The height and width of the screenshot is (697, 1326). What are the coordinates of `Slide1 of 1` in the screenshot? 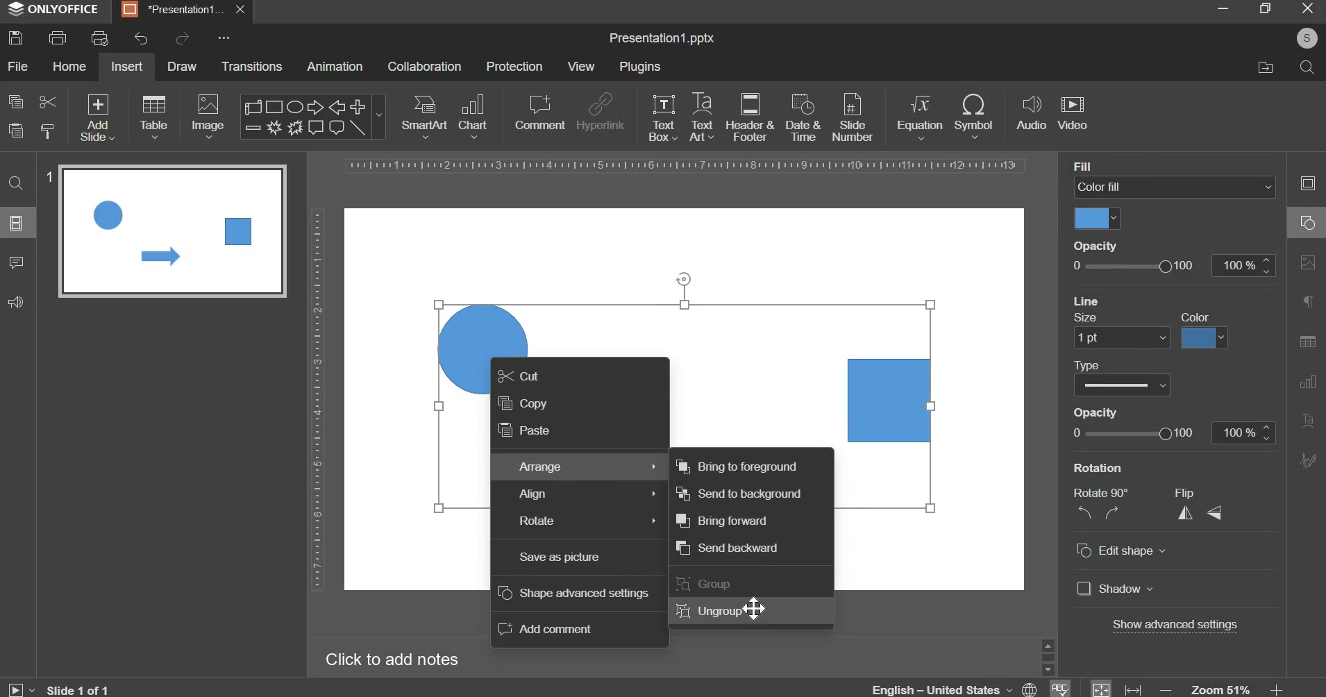 It's located at (79, 689).